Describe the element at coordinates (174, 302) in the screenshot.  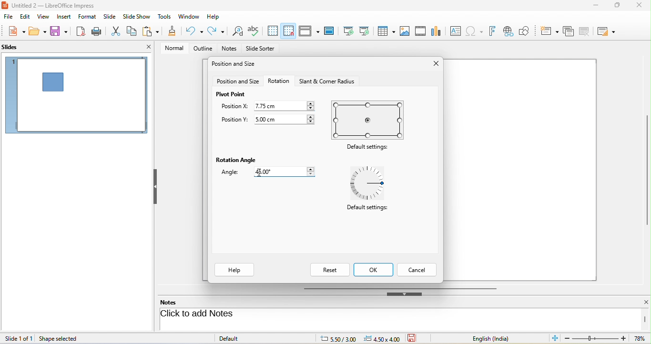
I see `notes` at that location.